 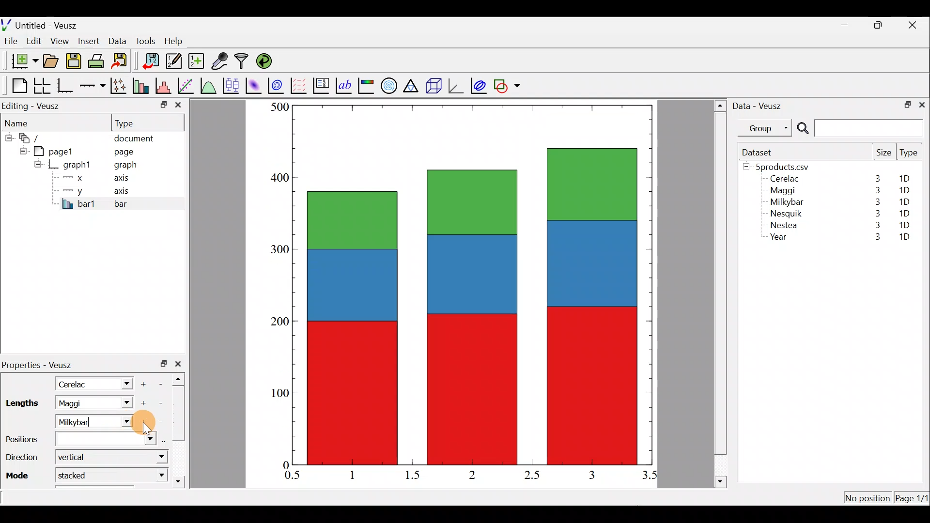 I want to click on bar1, so click(x=79, y=203).